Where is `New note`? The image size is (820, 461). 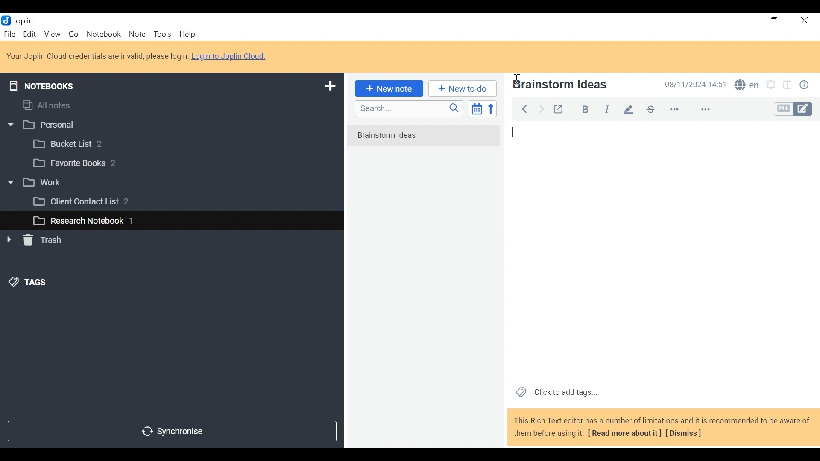 New note is located at coordinates (387, 88).